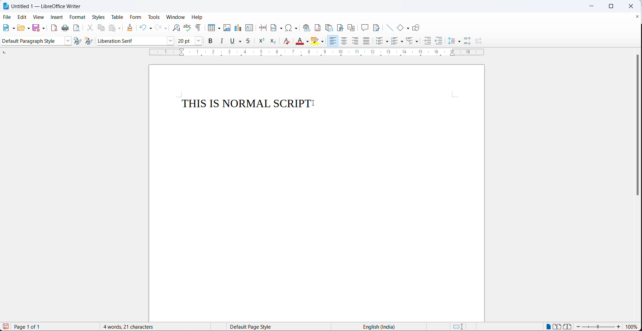 This screenshot has width=642, height=331. Describe the element at coordinates (79, 41) in the screenshot. I see `update selected style` at that location.